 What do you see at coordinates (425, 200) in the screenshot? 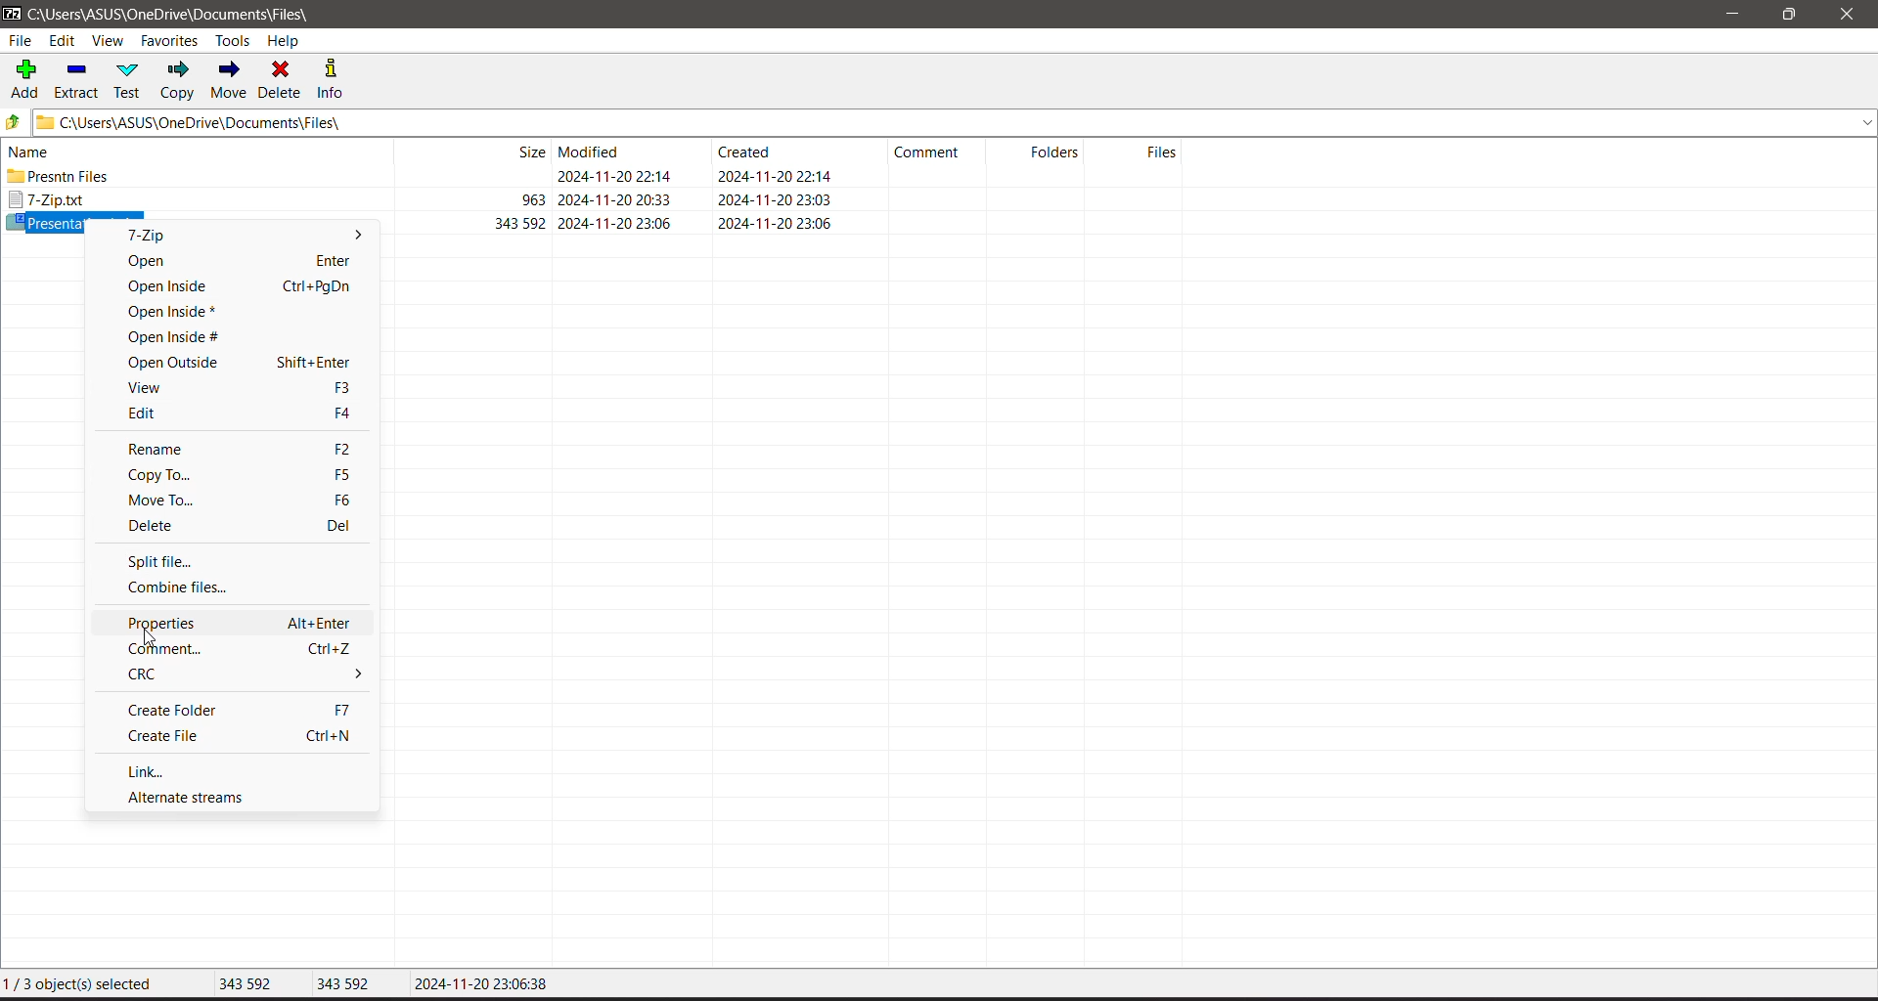
I see `7-Zip` at bounding box center [425, 200].